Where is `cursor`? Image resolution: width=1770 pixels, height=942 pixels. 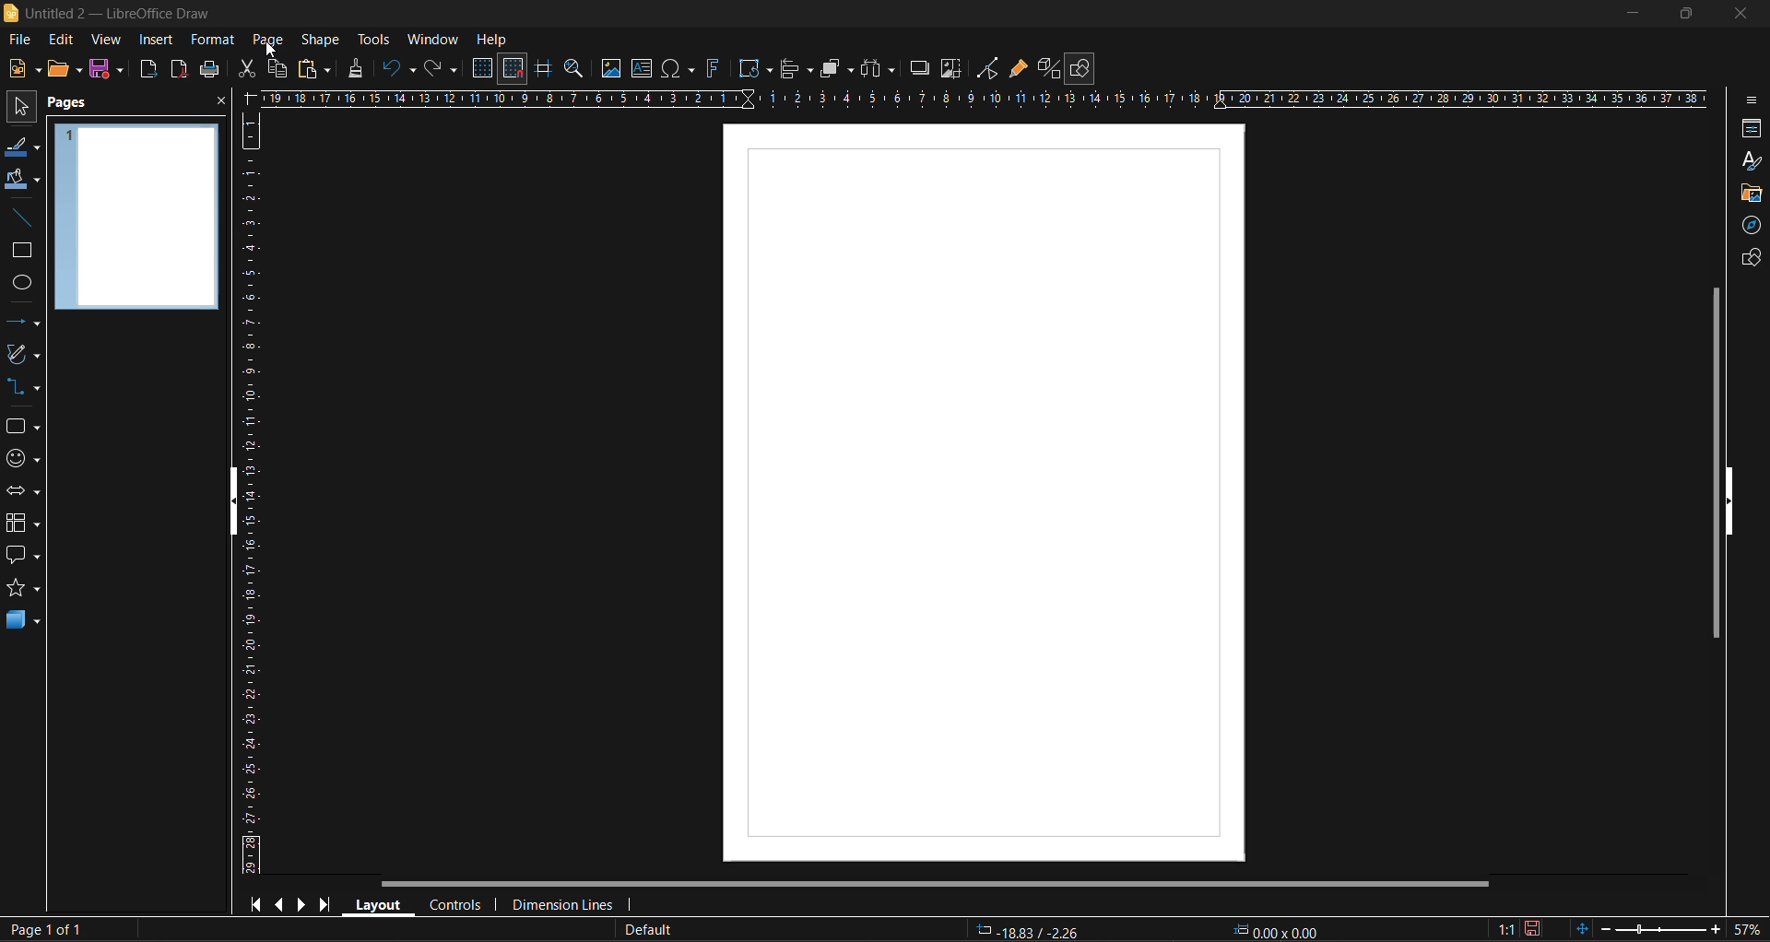
cursor is located at coordinates (276, 53).